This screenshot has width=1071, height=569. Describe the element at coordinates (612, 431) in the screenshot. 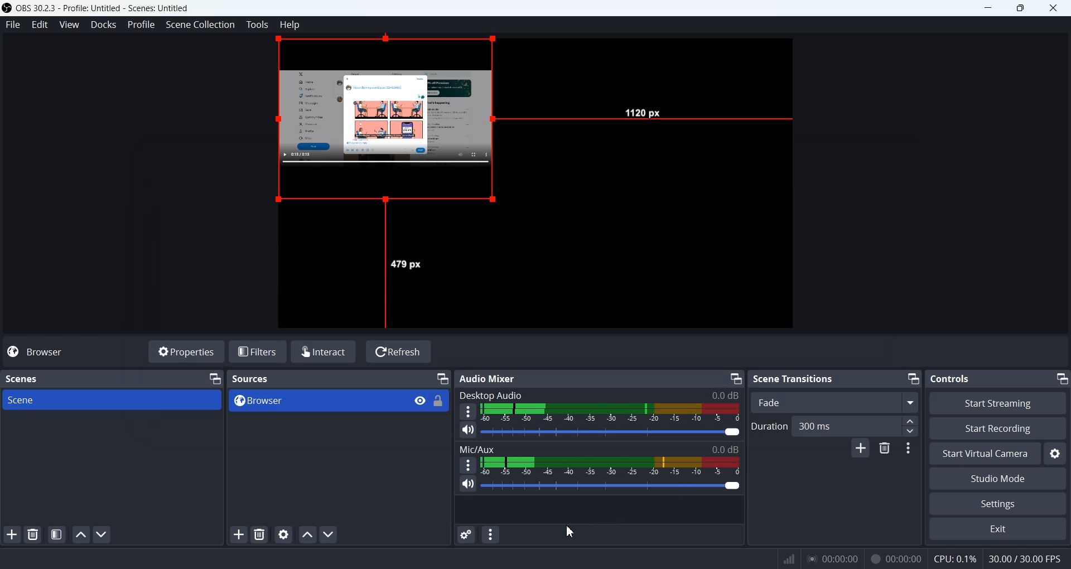

I see `Volume adjuster` at that location.